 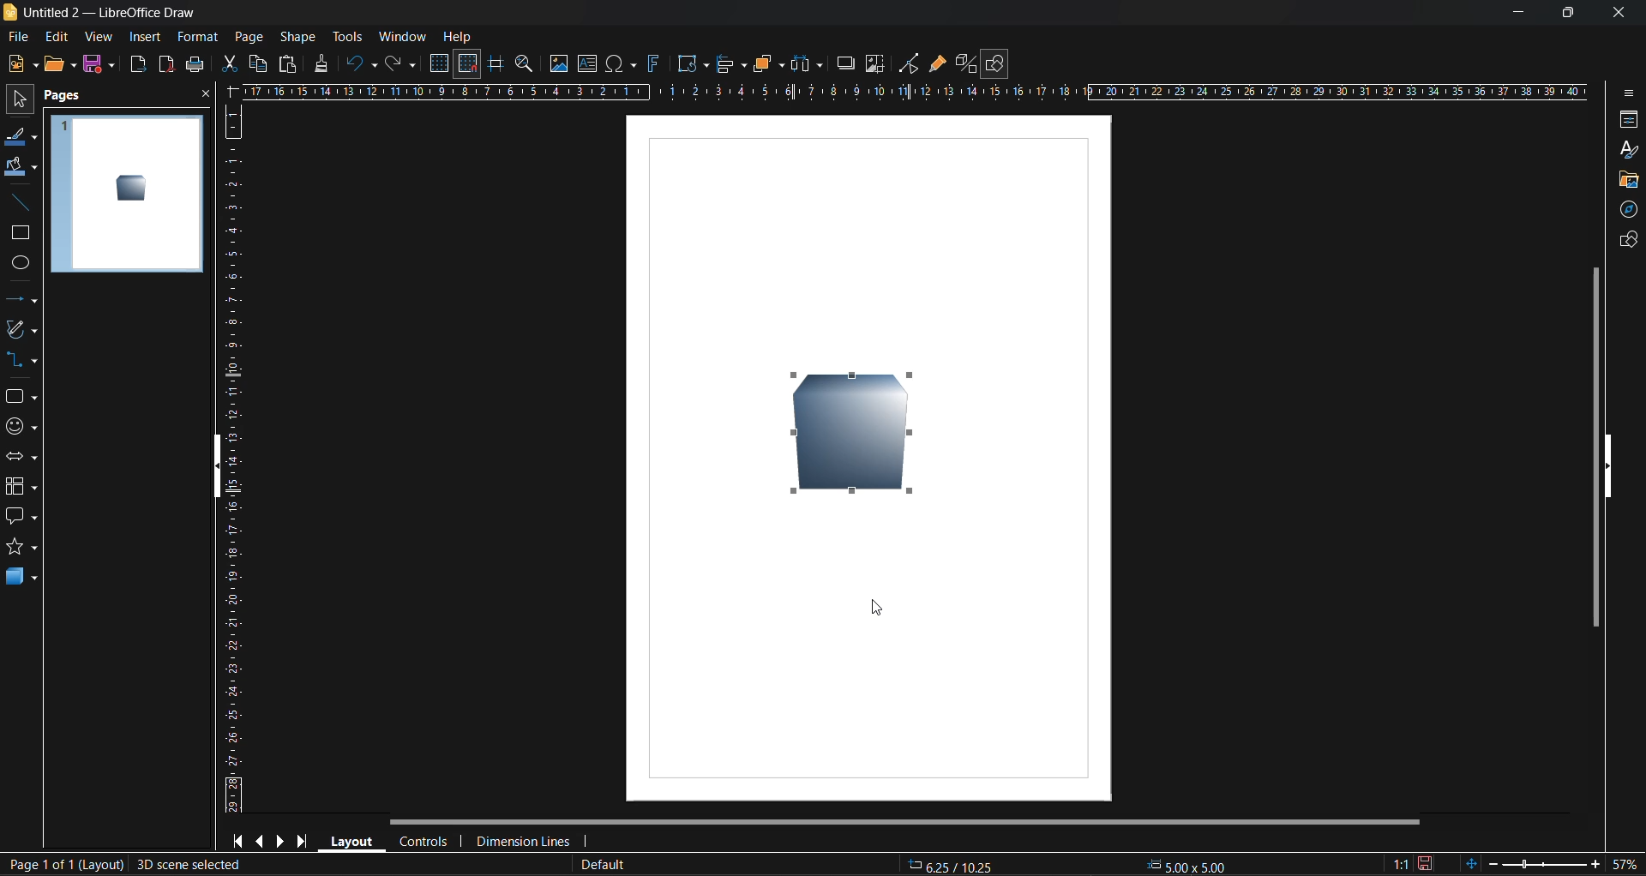 I want to click on curves and polygons, so click(x=20, y=331).